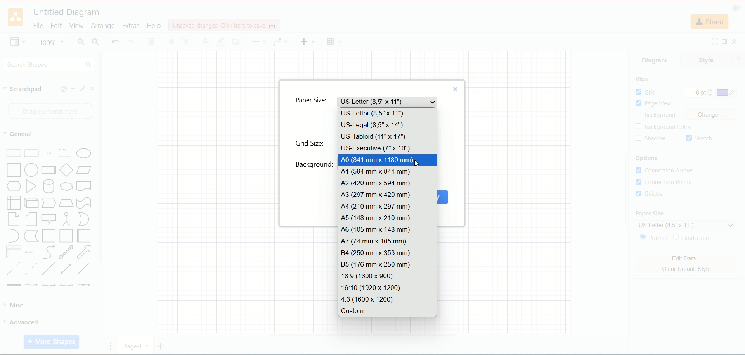  I want to click on to back, so click(186, 41).